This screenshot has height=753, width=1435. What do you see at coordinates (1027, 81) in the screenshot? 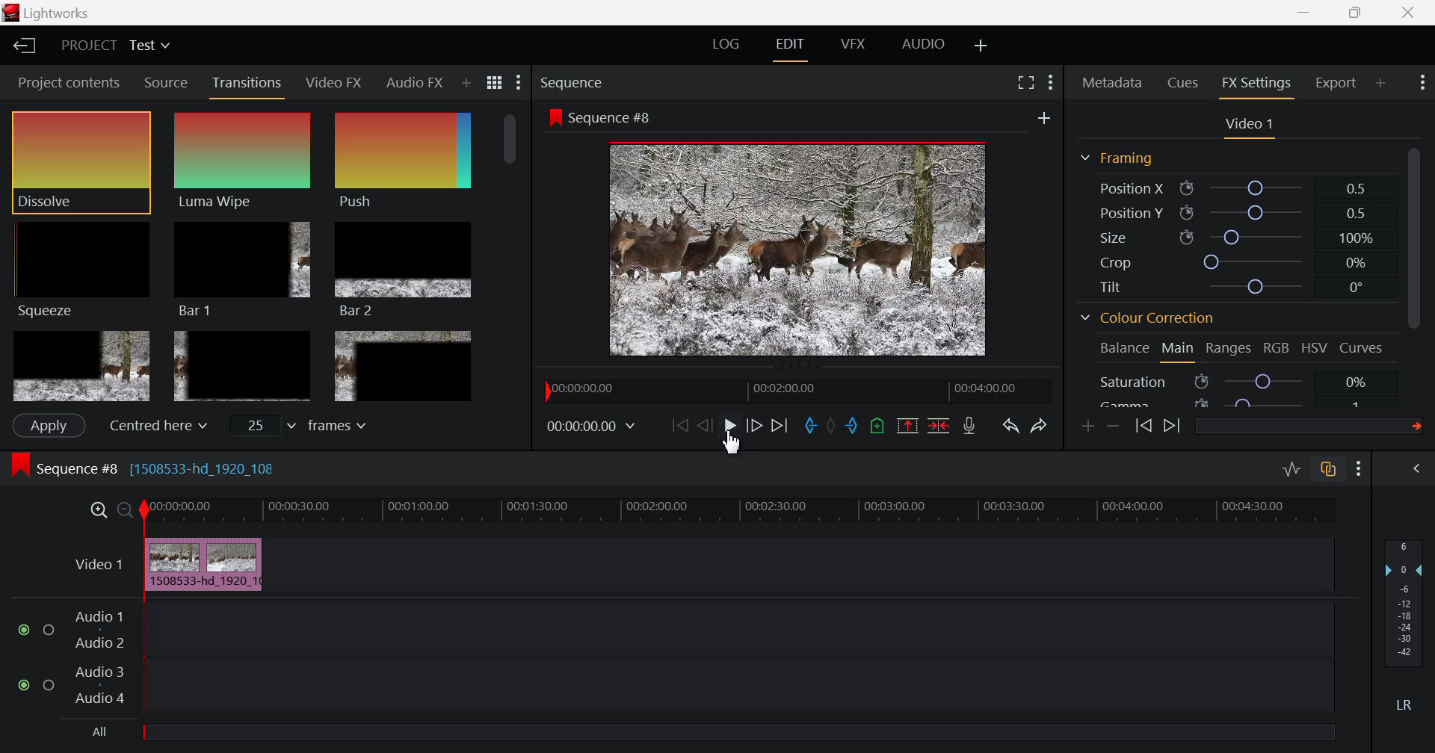
I see `Full Screen` at bounding box center [1027, 81].